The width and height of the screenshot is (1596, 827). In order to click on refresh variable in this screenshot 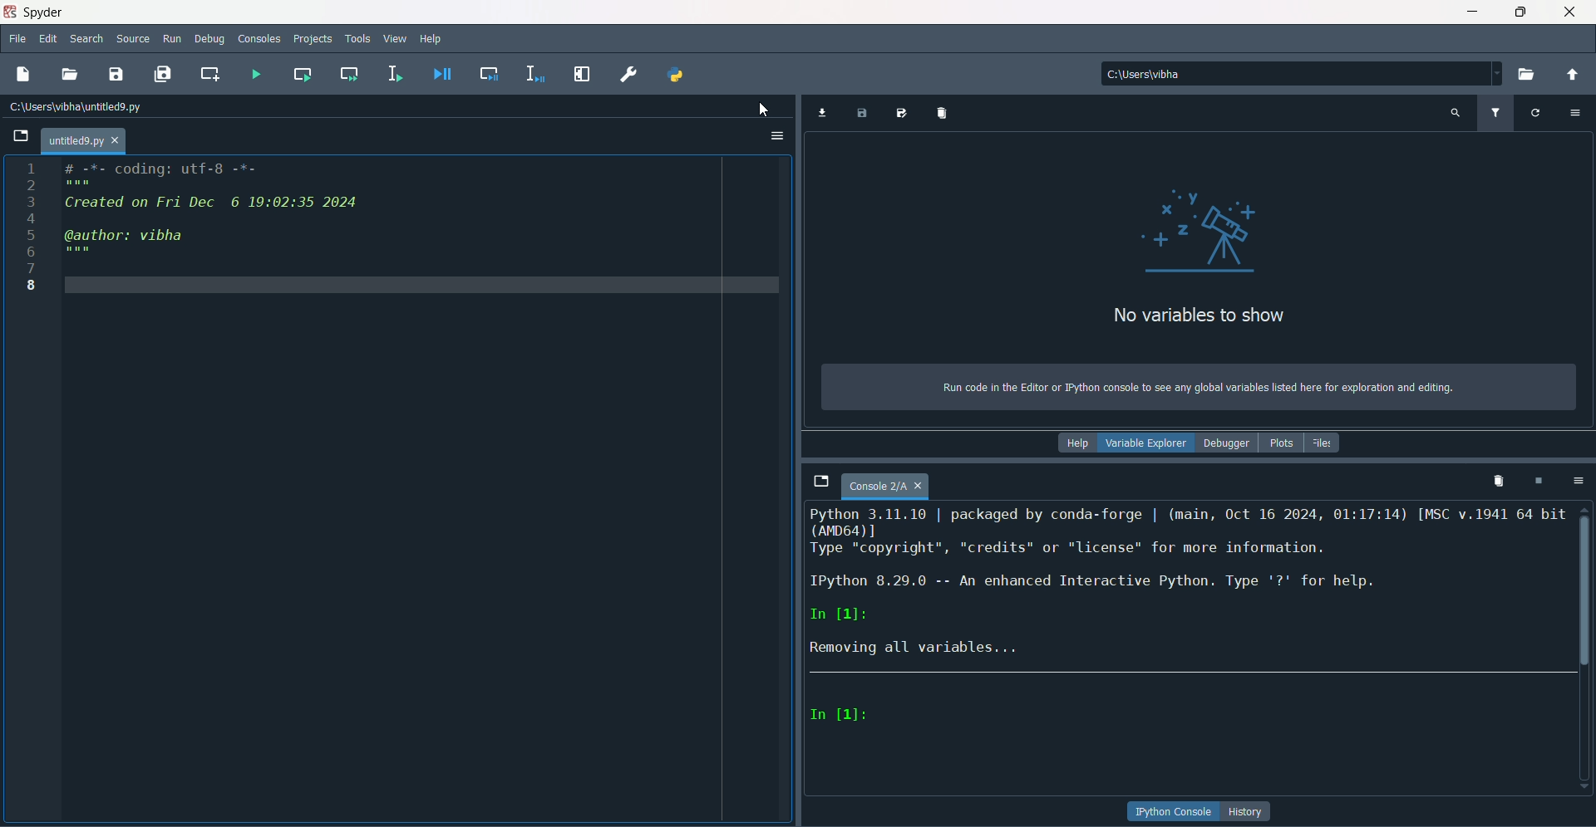, I will do `click(1535, 111)`.